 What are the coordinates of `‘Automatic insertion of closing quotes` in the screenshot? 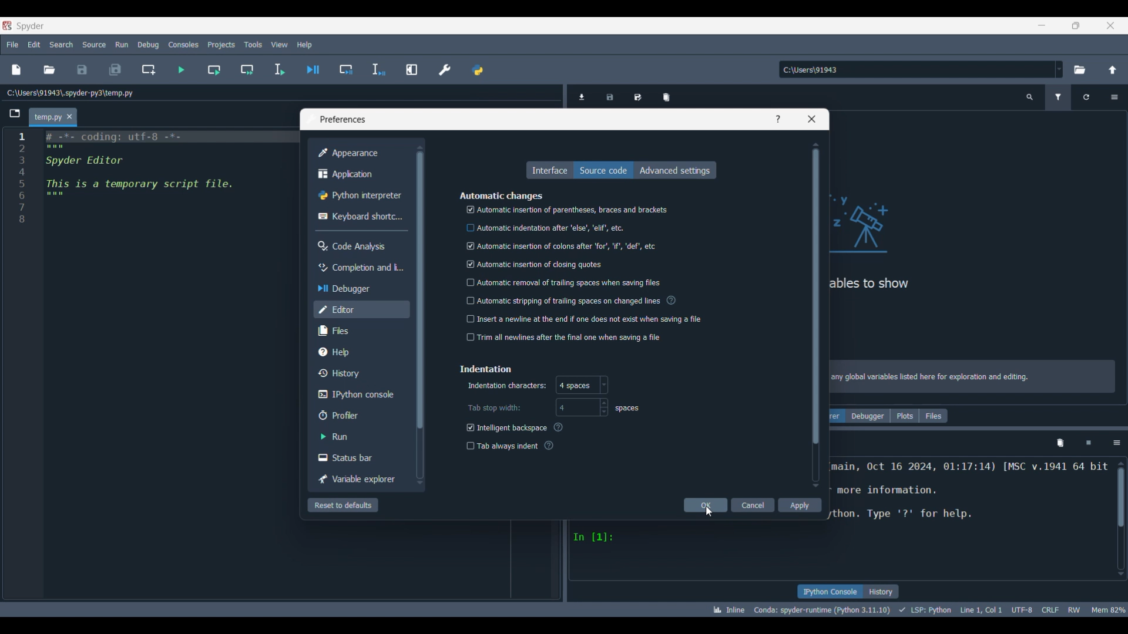 It's located at (535, 263).